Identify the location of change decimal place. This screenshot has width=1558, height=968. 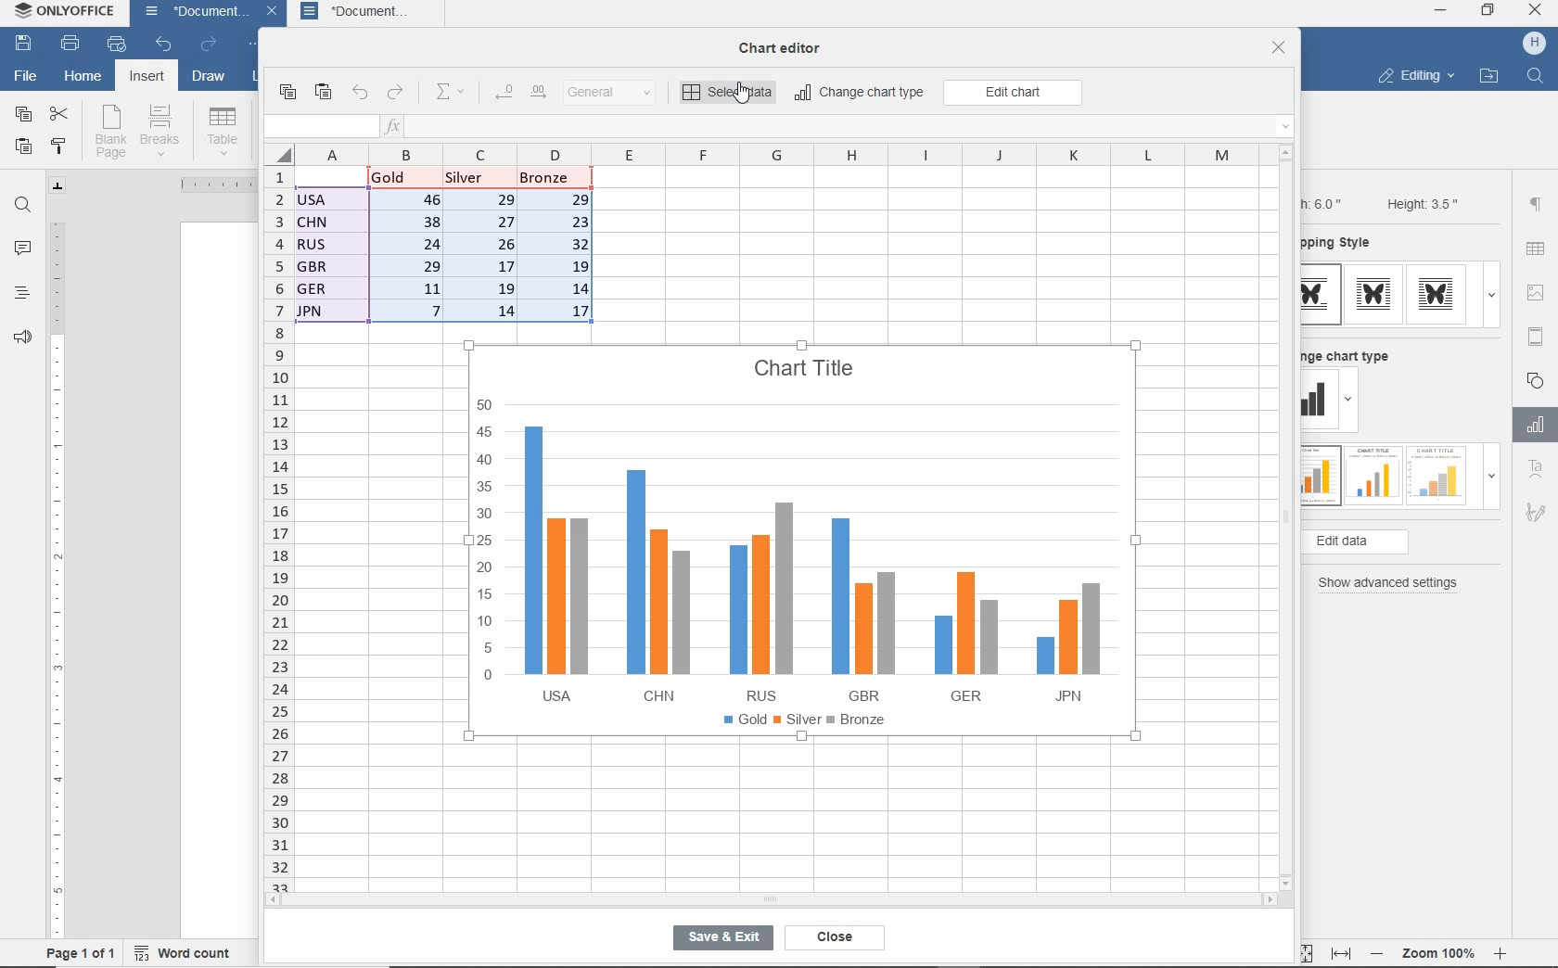
(519, 93).